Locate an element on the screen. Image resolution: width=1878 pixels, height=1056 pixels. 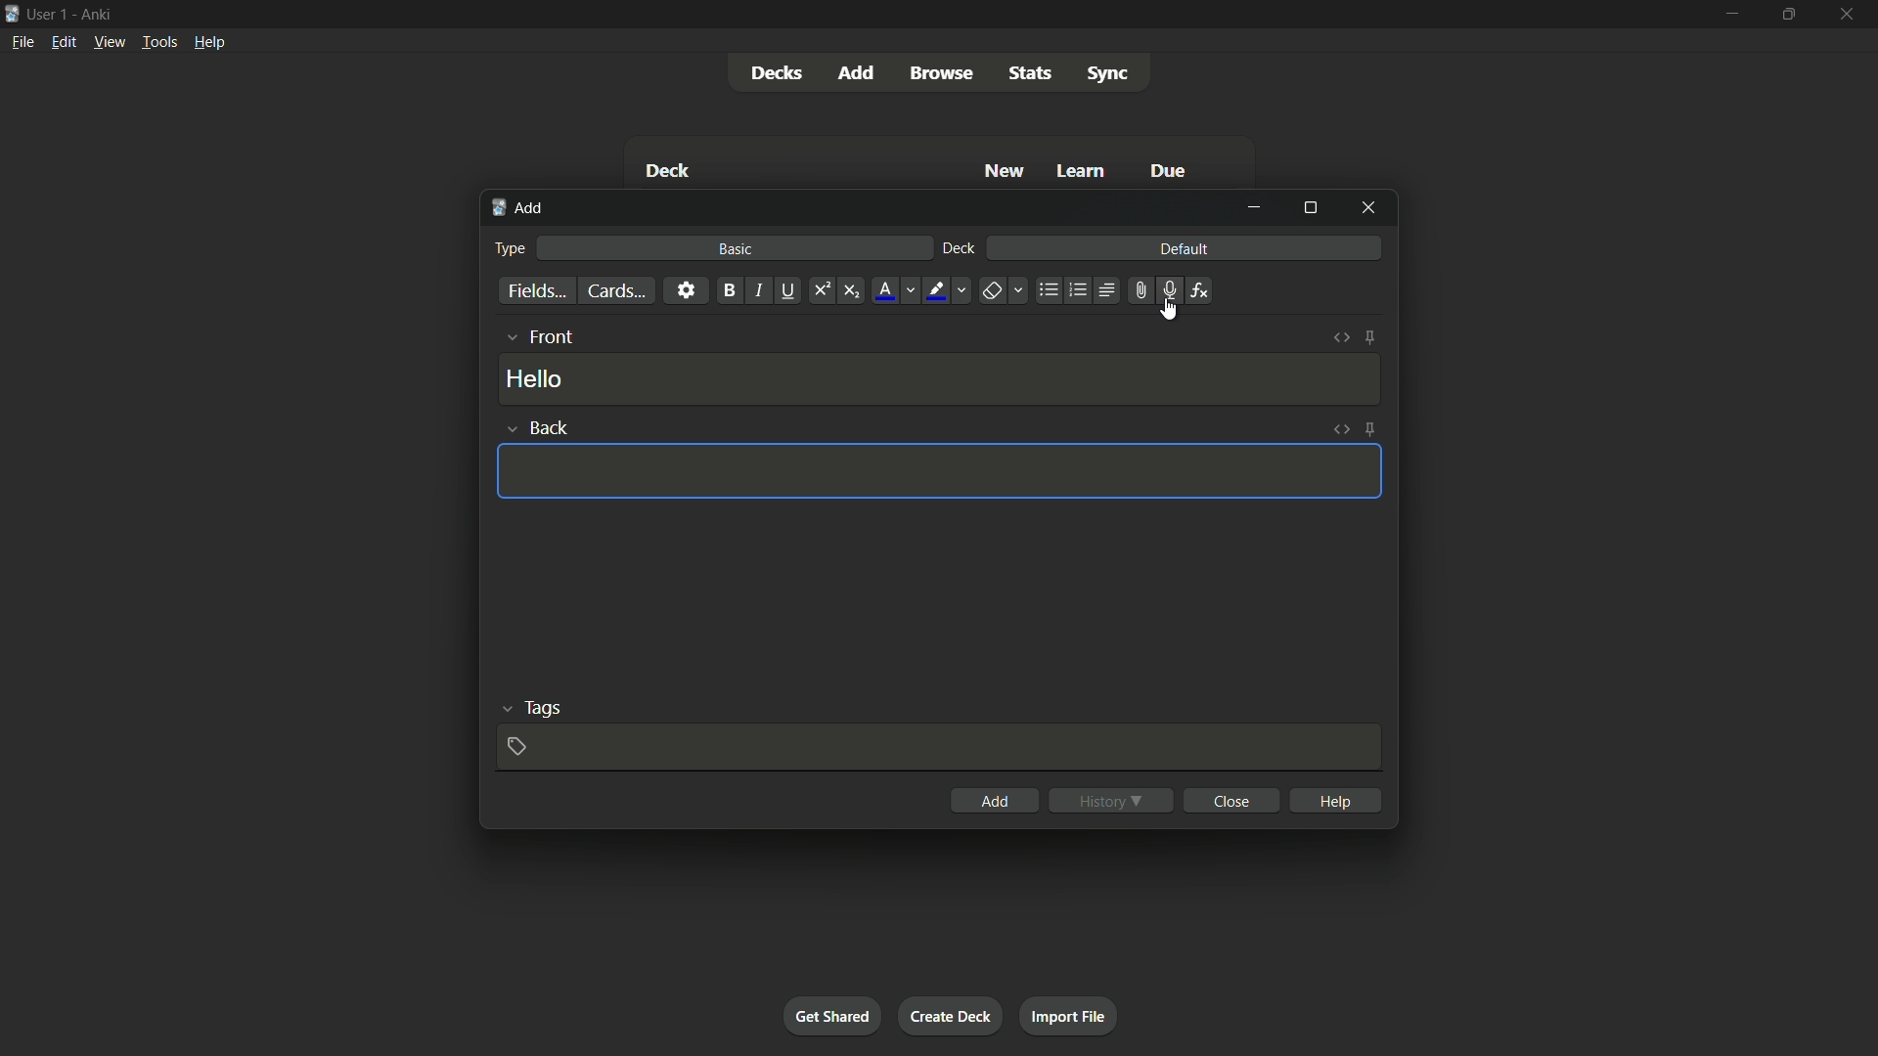
italic is located at coordinates (758, 290).